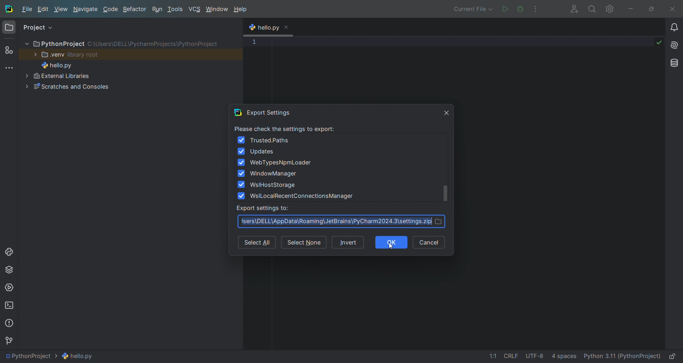 Image resolution: width=683 pixels, height=363 pixels. Describe the element at coordinates (9, 29) in the screenshot. I see `folder window` at that location.